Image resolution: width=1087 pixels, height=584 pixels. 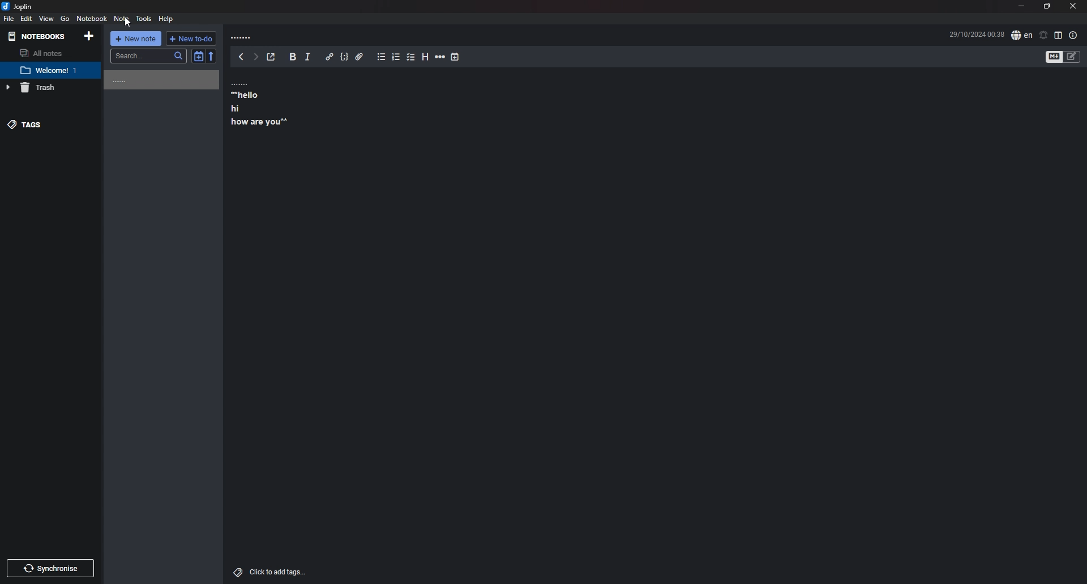 What do you see at coordinates (122, 18) in the screenshot?
I see `Note` at bounding box center [122, 18].